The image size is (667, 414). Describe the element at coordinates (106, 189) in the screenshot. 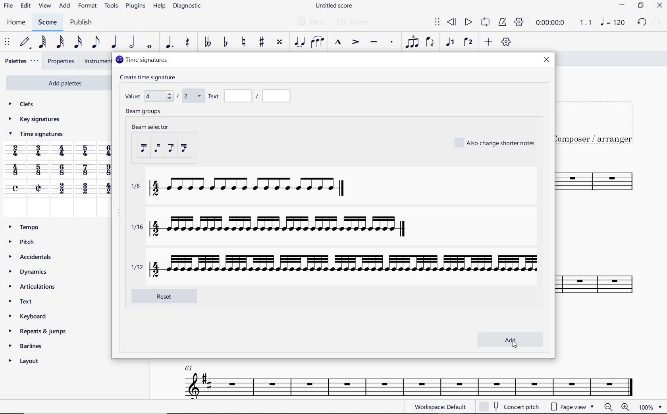

I see `Time signature 4/2 added` at that location.